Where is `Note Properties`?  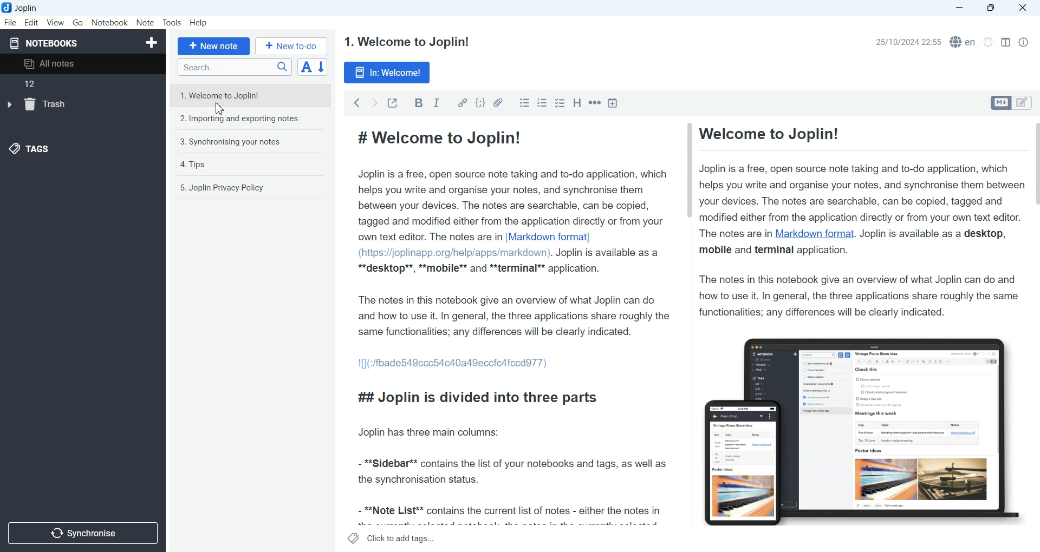 Note Properties is located at coordinates (1023, 42).